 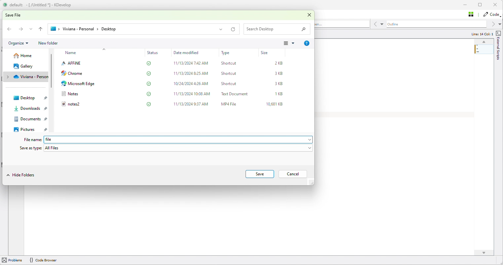 What do you see at coordinates (229, 63) in the screenshot?
I see `Shortcut` at bounding box center [229, 63].